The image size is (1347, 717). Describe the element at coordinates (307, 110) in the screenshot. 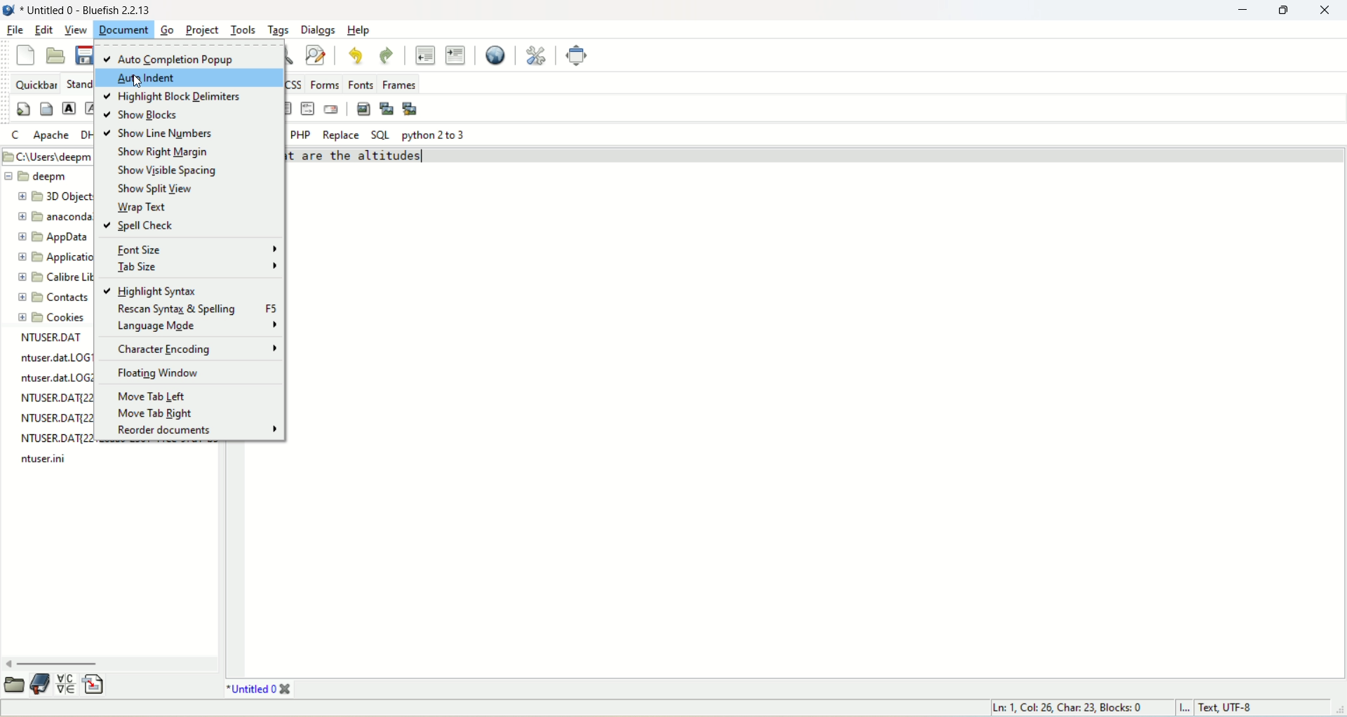

I see `HTML comment` at that location.